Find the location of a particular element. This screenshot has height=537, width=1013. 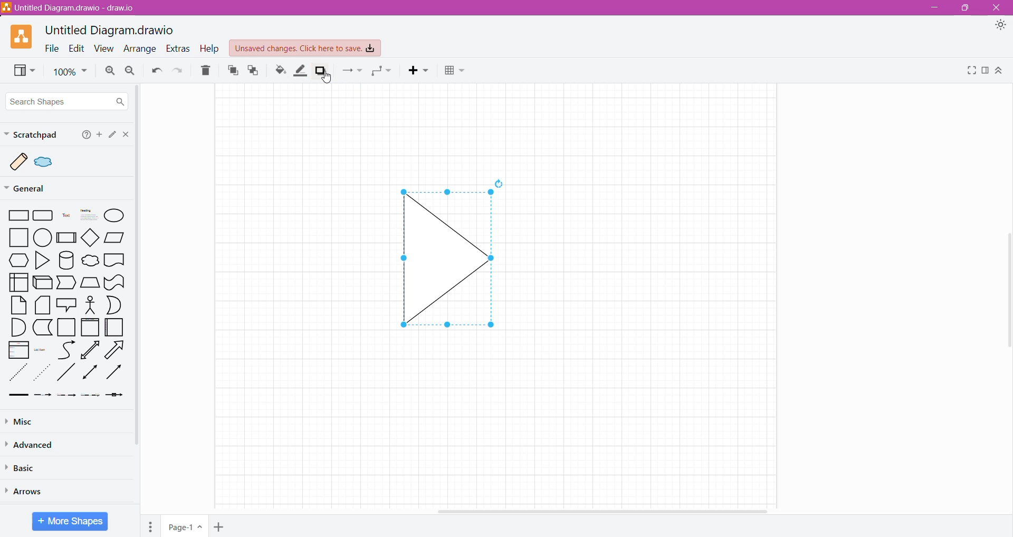

Unsaved changes. Click here to save is located at coordinates (304, 49).